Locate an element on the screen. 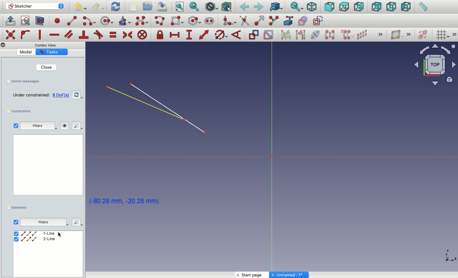 This screenshot has height=278, width=458.  is located at coordinates (47, 45).